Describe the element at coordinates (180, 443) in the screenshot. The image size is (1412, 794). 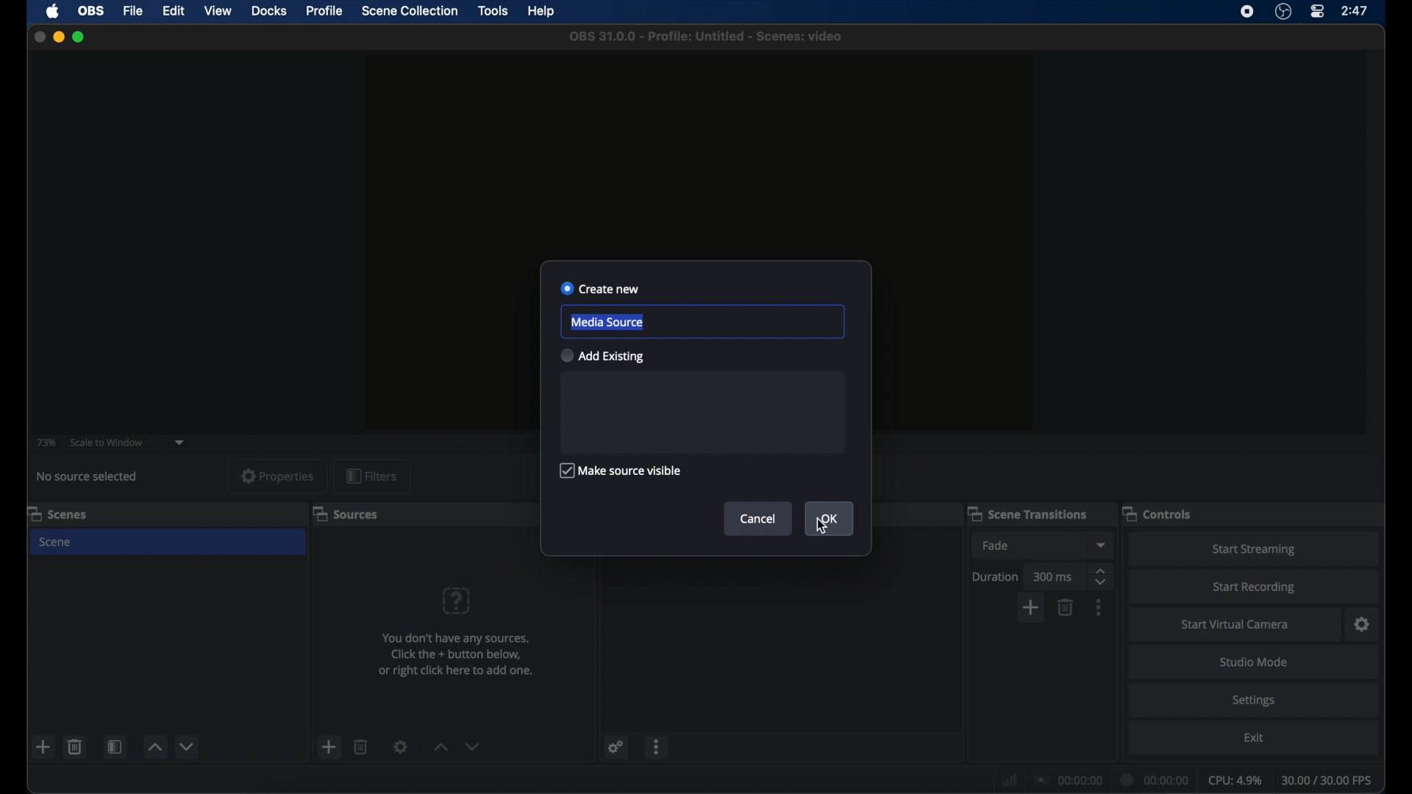
I see `dropdown` at that location.